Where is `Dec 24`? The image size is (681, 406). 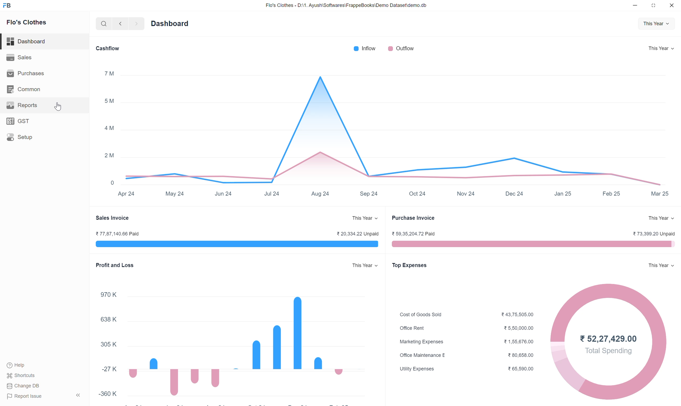 Dec 24 is located at coordinates (513, 193).